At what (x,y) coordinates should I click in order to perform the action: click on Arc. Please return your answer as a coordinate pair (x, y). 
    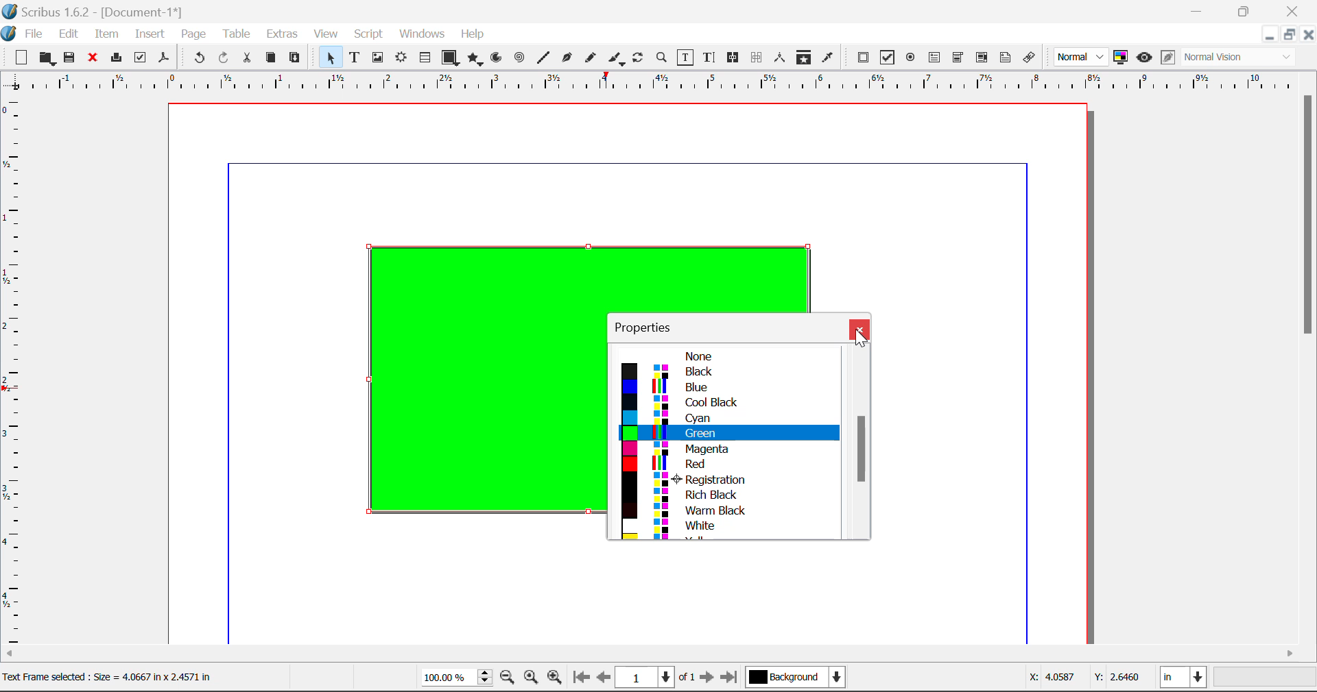
    Looking at the image, I should click on (497, 59).